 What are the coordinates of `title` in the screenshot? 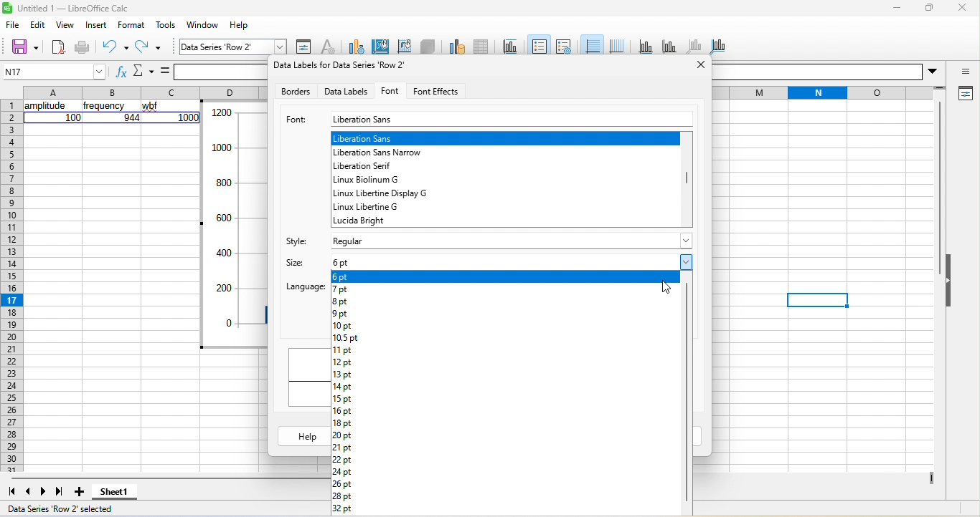 It's located at (510, 46).